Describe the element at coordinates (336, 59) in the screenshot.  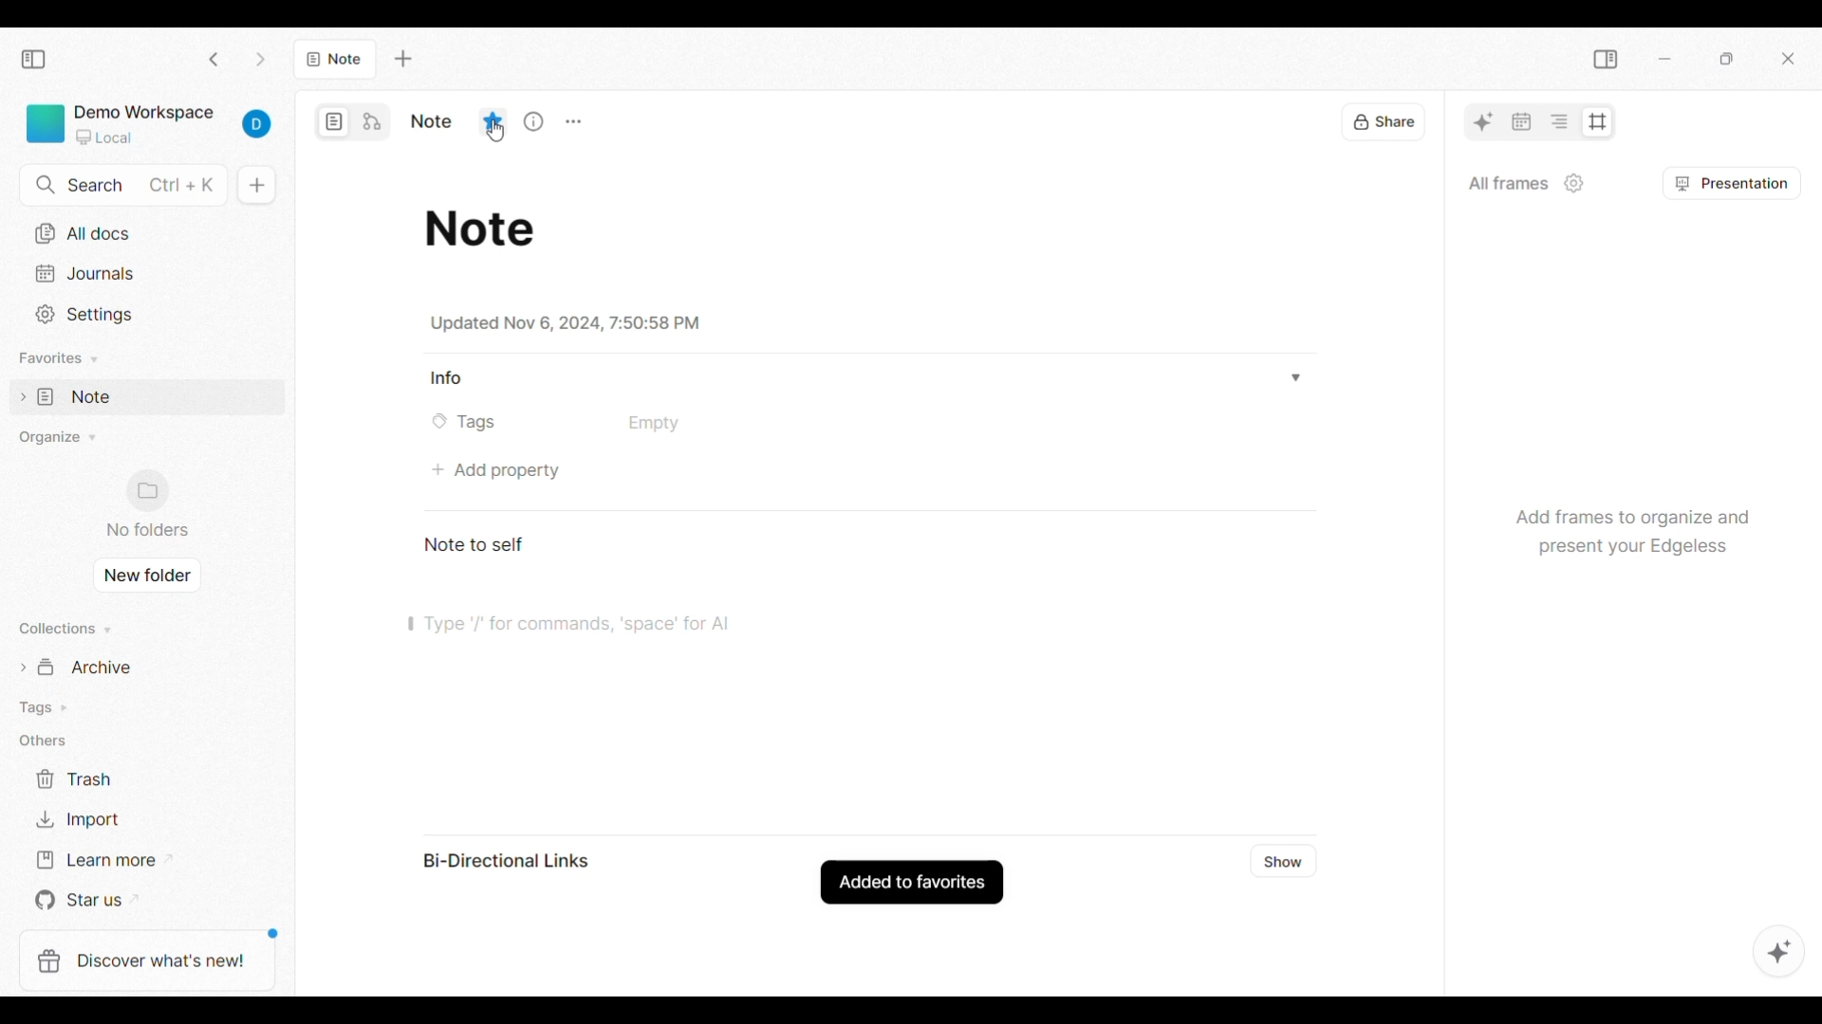
I see `Current tab` at that location.